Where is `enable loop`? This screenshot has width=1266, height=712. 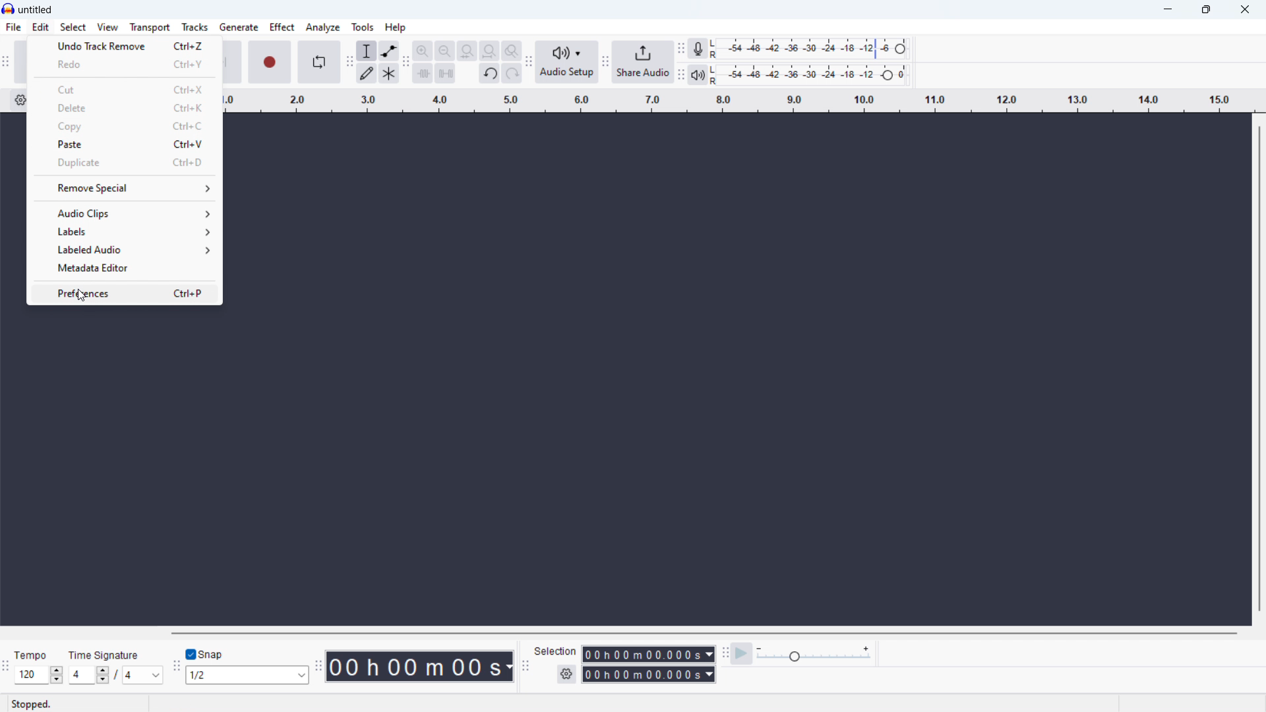 enable loop is located at coordinates (320, 61).